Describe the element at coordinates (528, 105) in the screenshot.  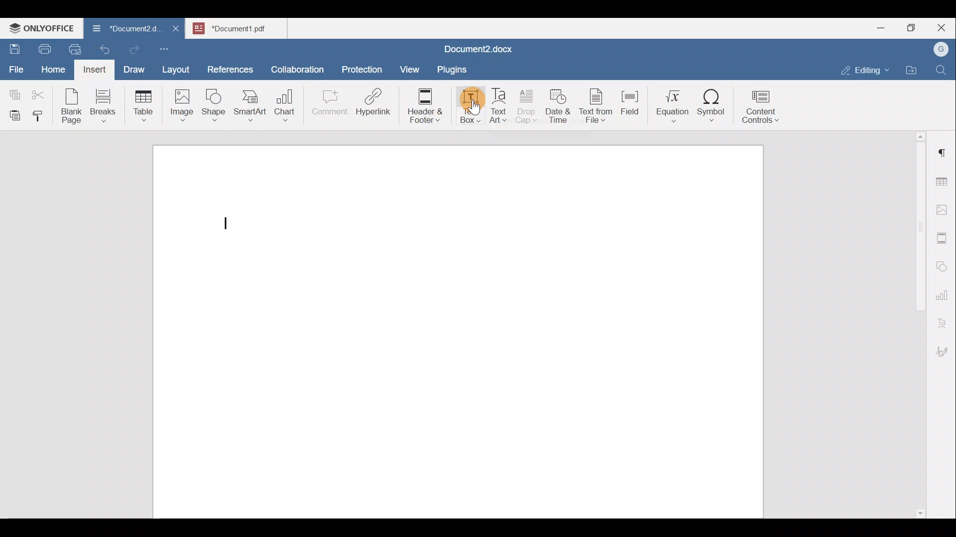
I see `Drop cap` at that location.